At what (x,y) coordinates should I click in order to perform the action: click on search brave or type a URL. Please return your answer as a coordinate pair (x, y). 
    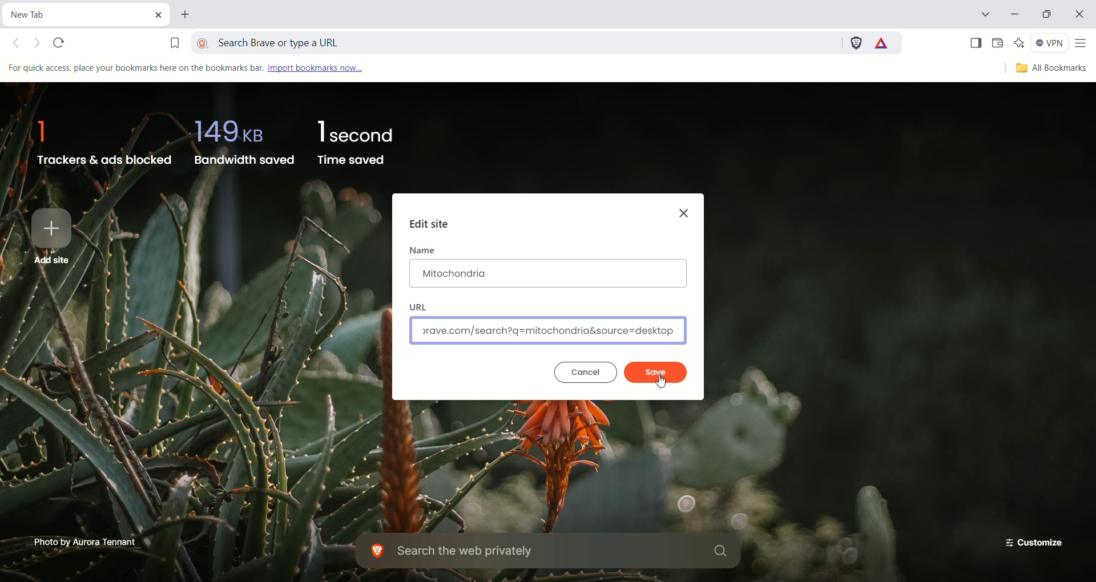
    Looking at the image, I should click on (518, 41).